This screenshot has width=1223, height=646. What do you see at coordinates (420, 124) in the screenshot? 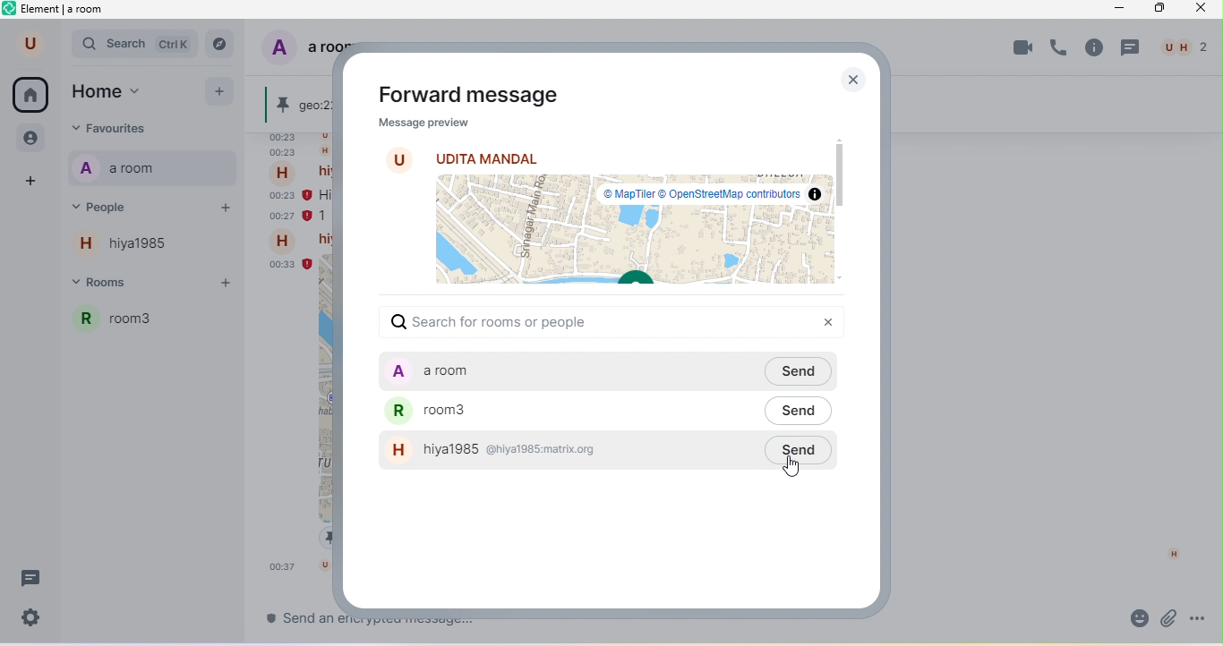
I see `message preview` at bounding box center [420, 124].